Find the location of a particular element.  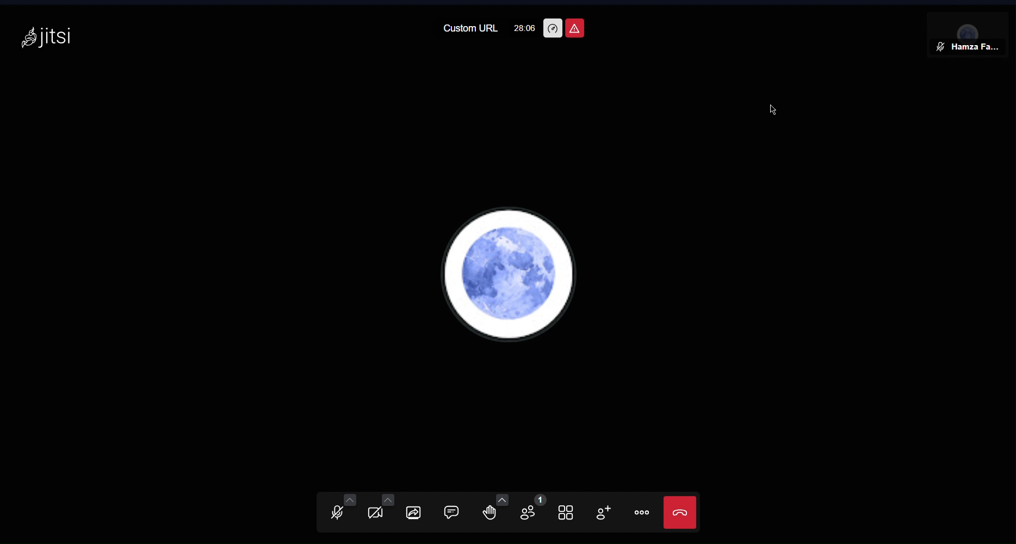

Jitsi is located at coordinates (47, 36).